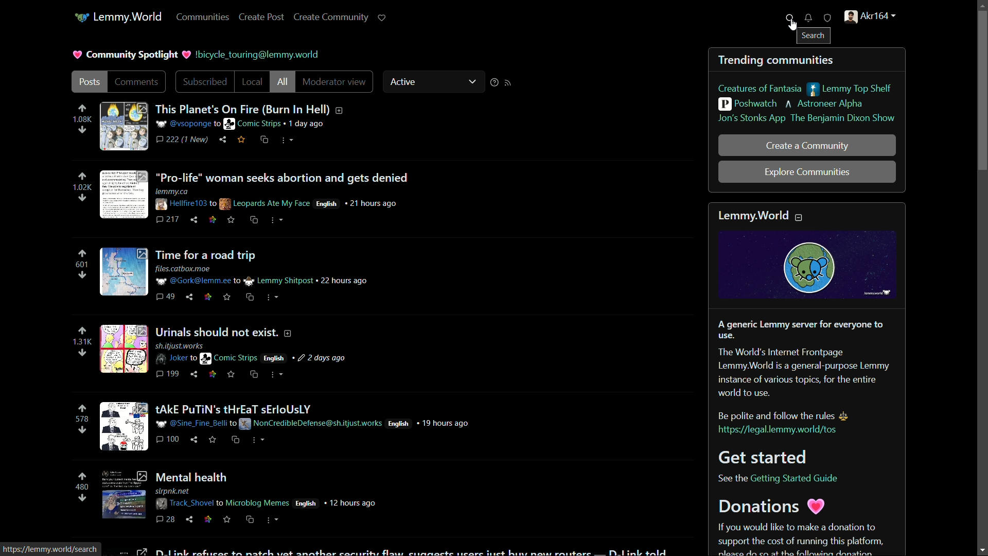 The image size is (988, 556). I want to click on upvote, so click(83, 176).